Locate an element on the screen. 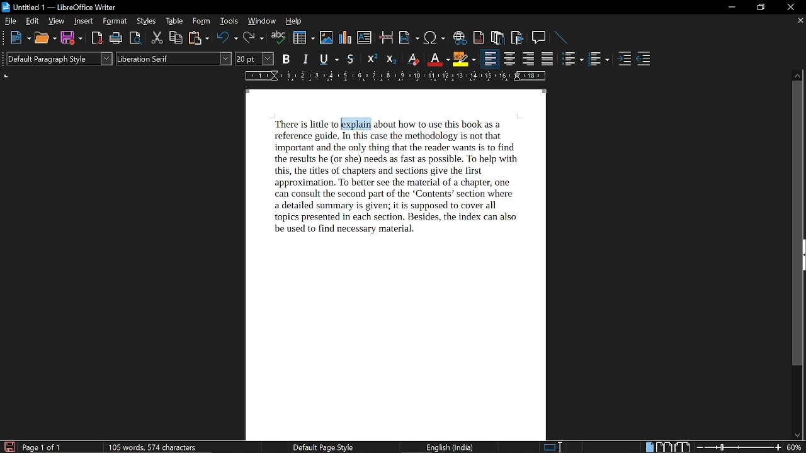 The width and height of the screenshot is (806, 453). export as pdf is located at coordinates (98, 38).